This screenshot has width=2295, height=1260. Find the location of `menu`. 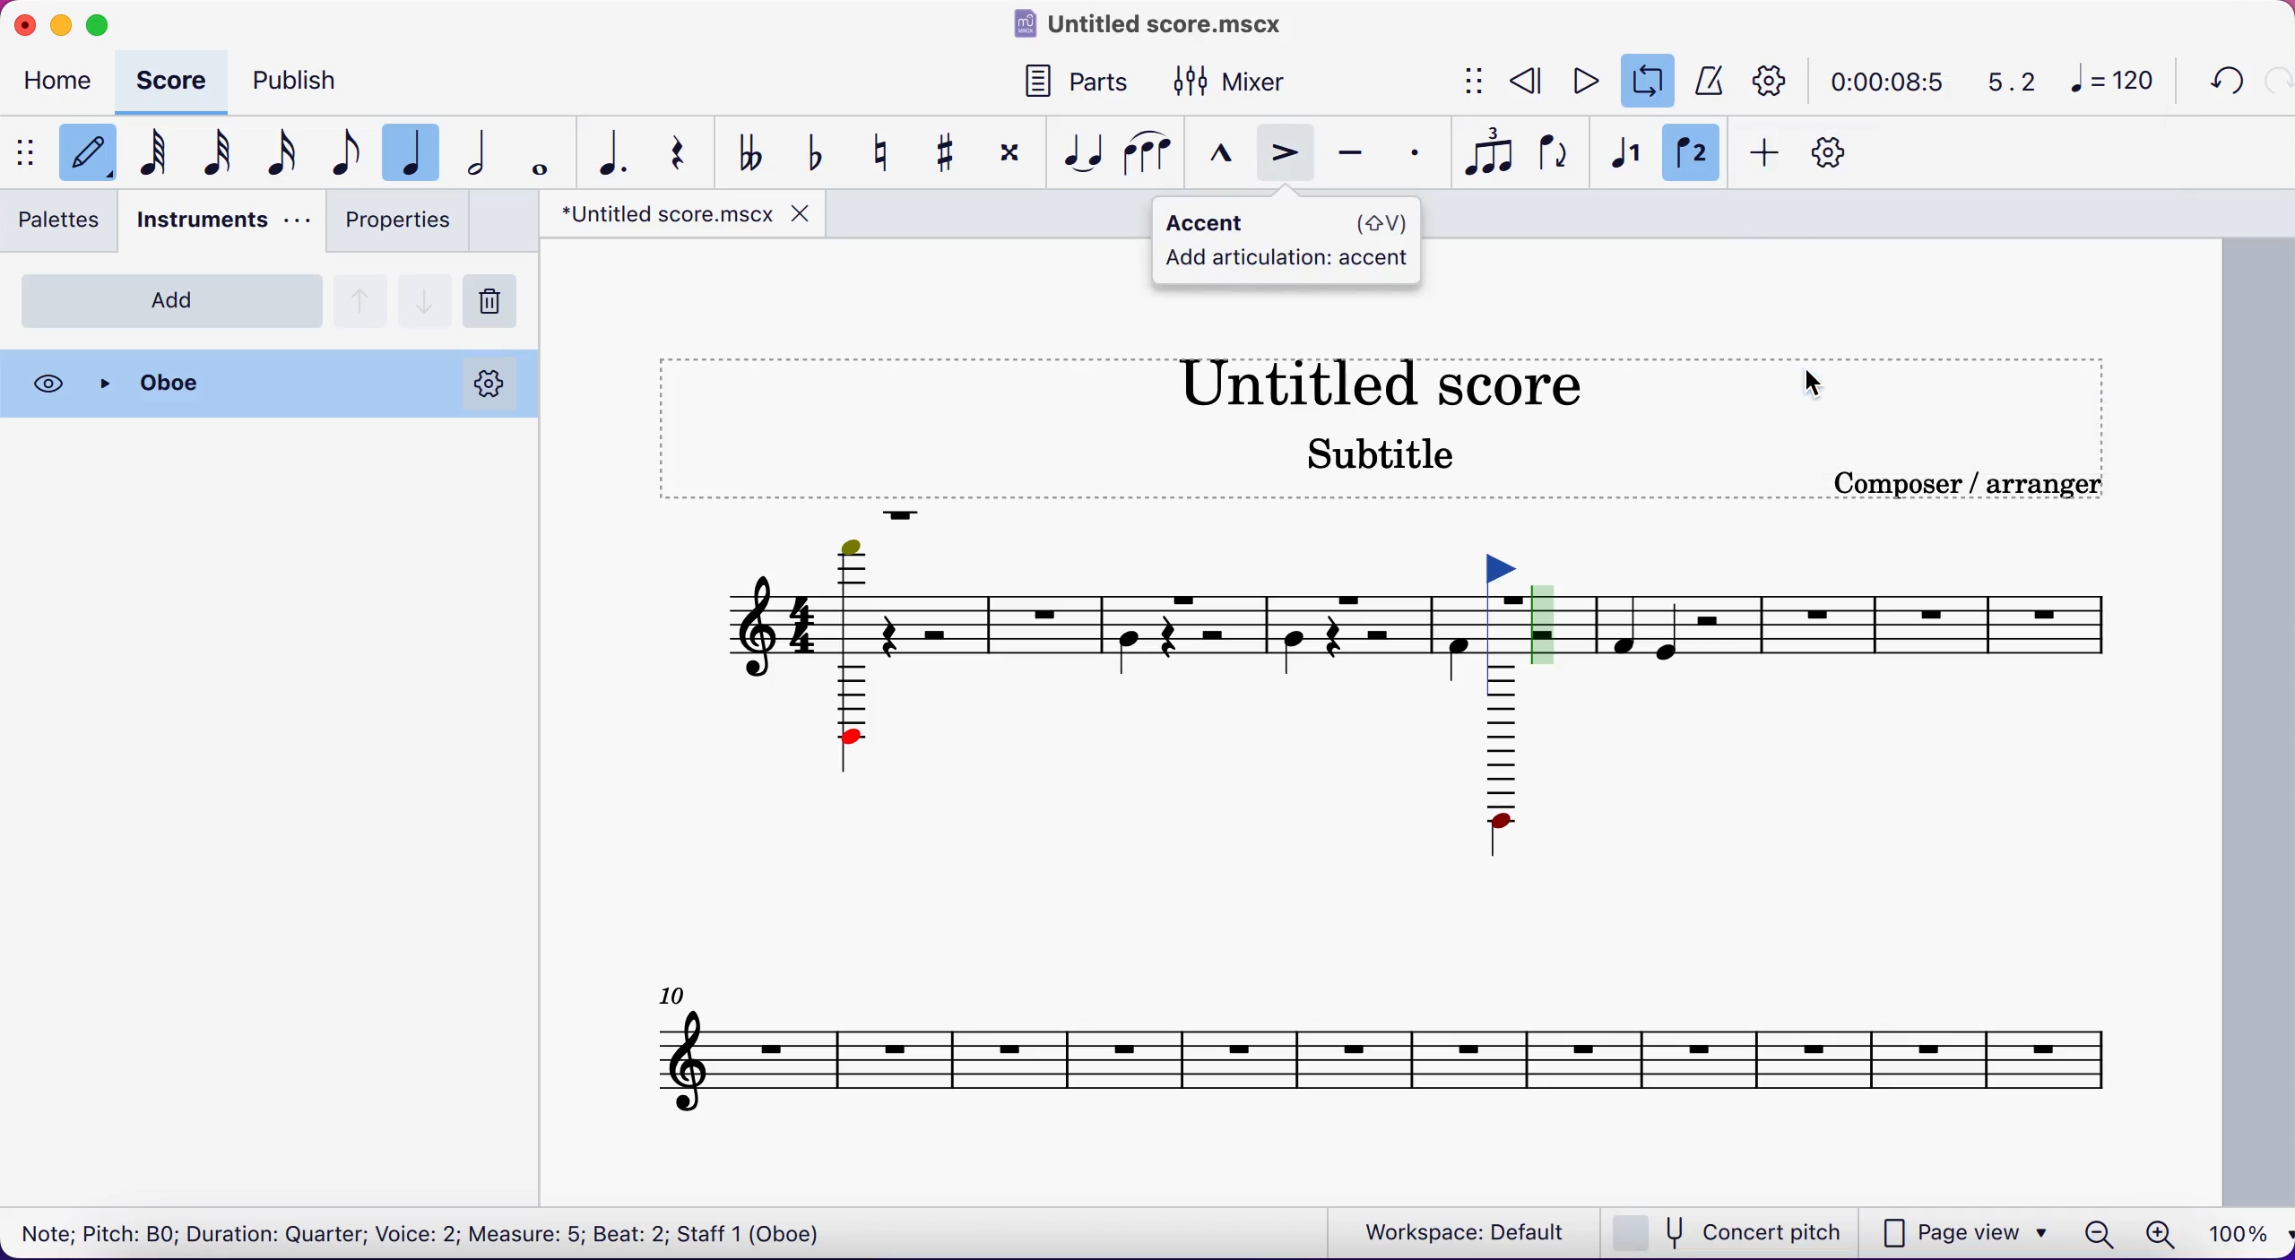

menu is located at coordinates (23, 151).